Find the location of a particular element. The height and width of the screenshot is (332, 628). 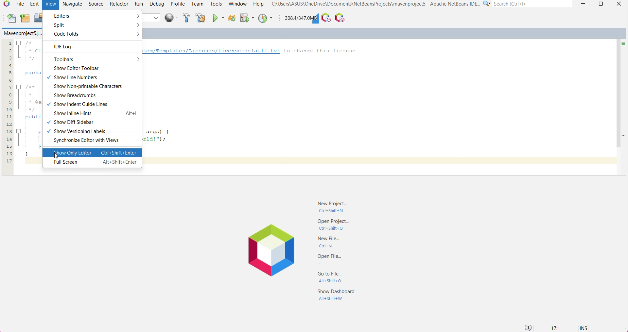

Application Logo is located at coordinates (6, 4).